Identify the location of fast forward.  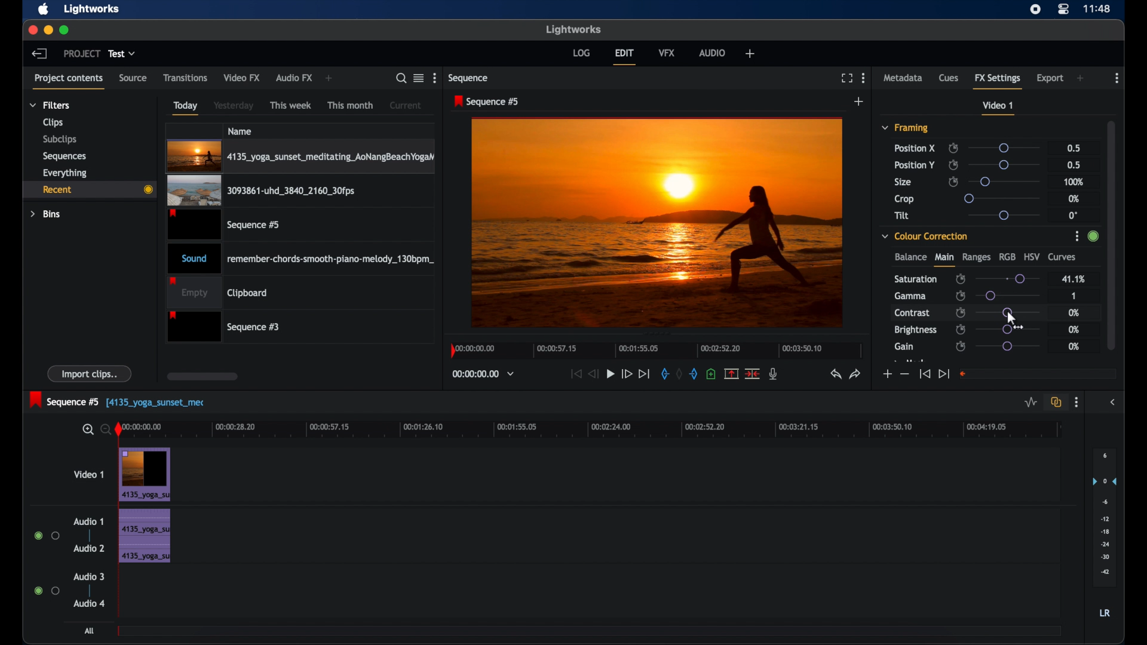
(626, 374).